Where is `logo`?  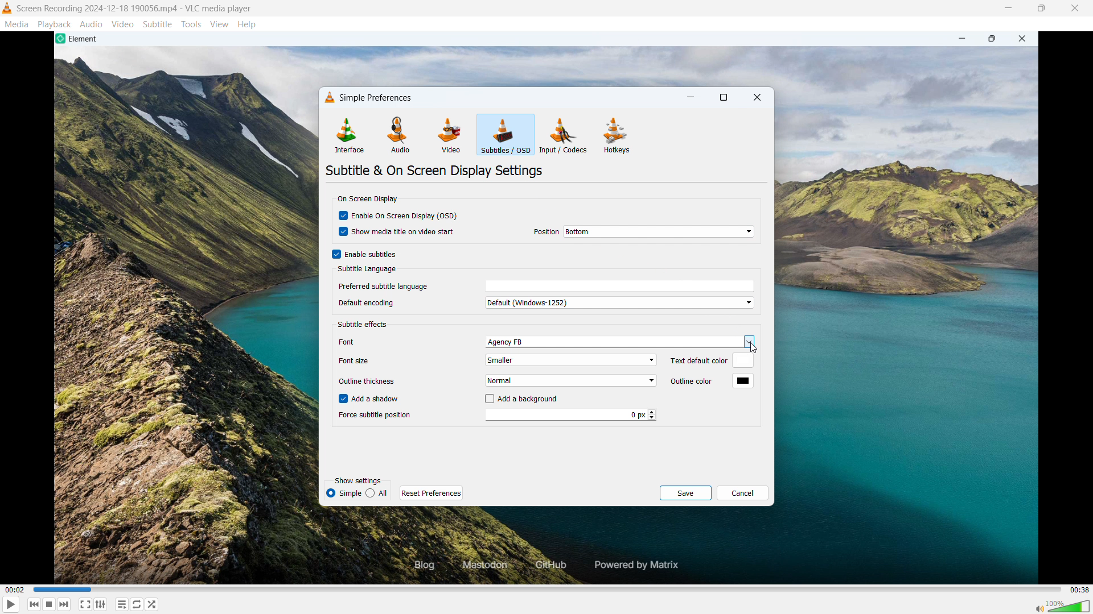 logo is located at coordinates (7, 8).